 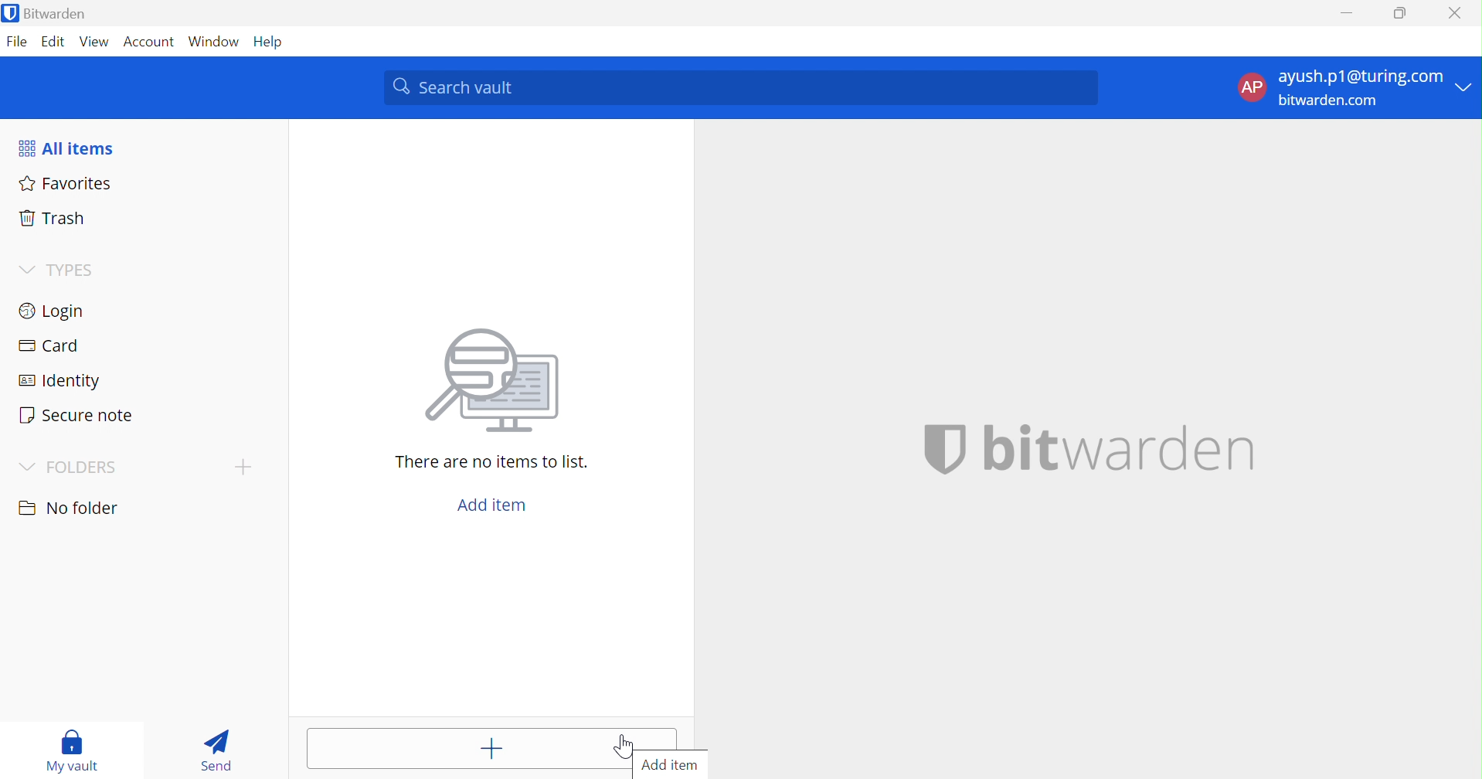 I want to click on Bitwarden, so click(x=56, y=15).